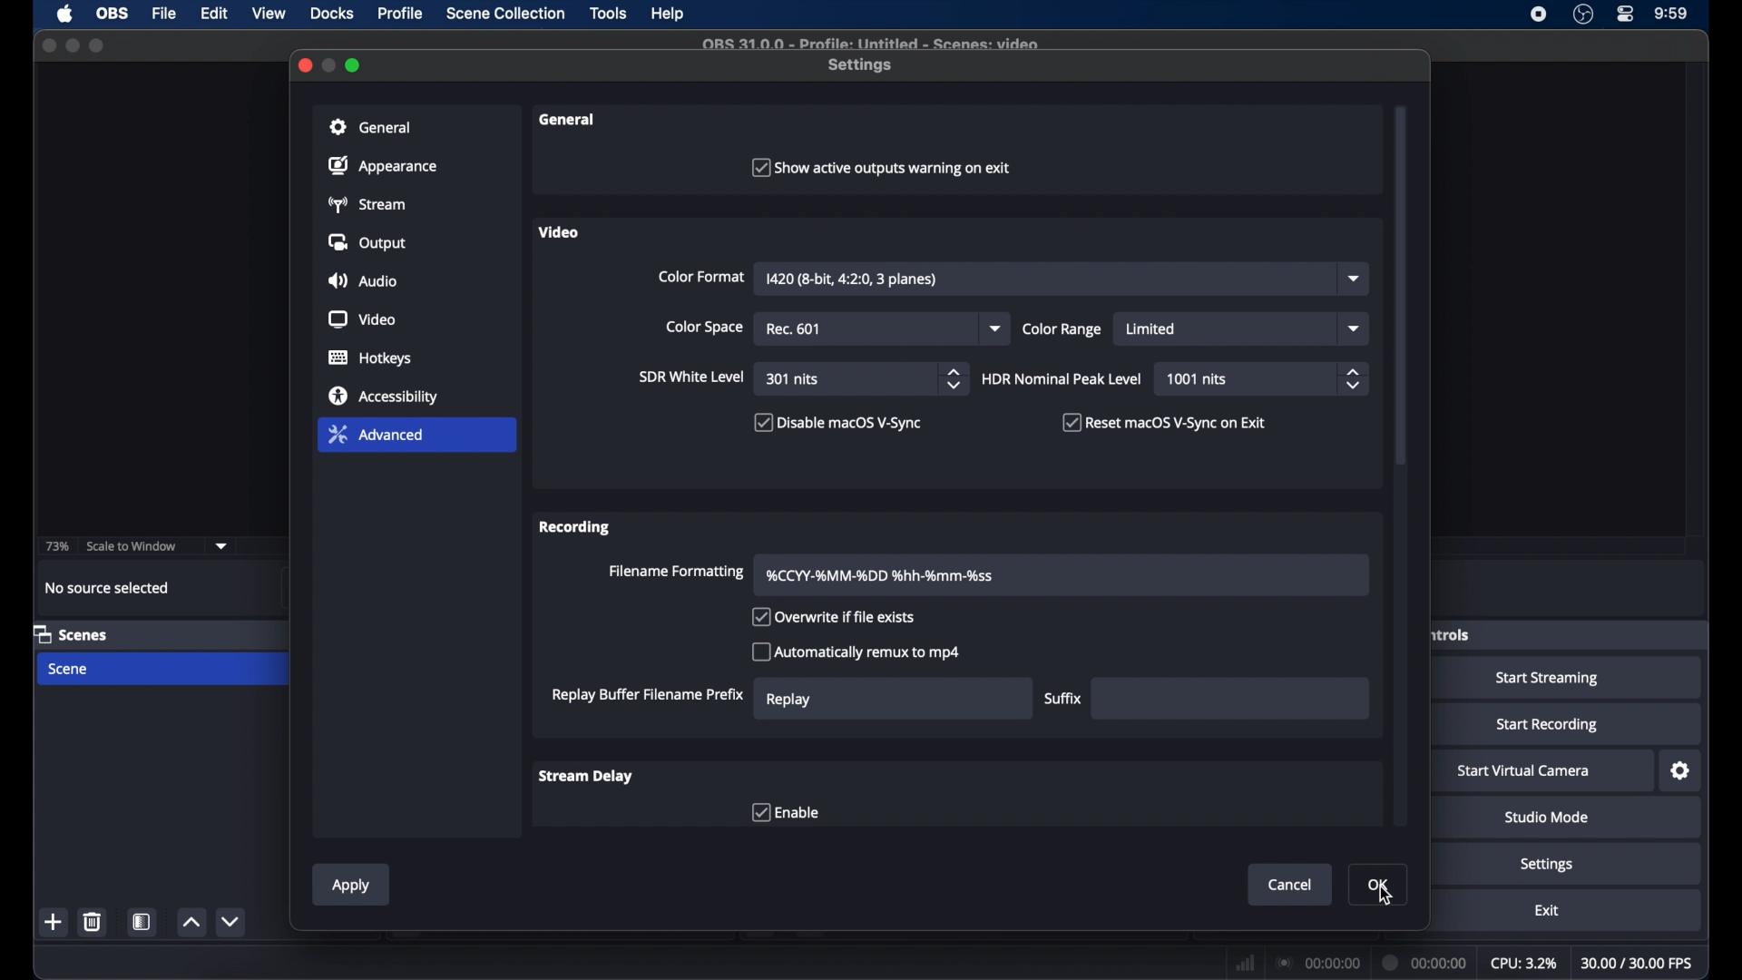  I want to click on 73%, so click(55, 547).